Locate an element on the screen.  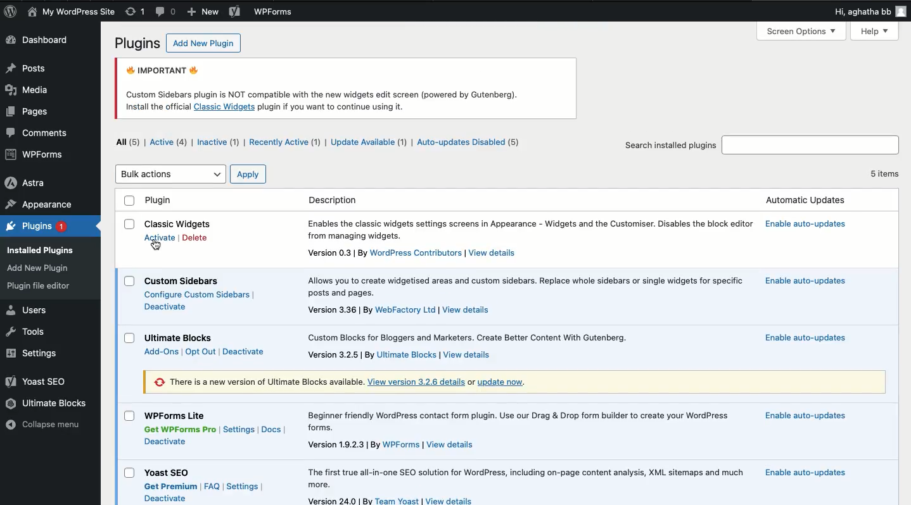
Plugins is located at coordinates (35, 227).